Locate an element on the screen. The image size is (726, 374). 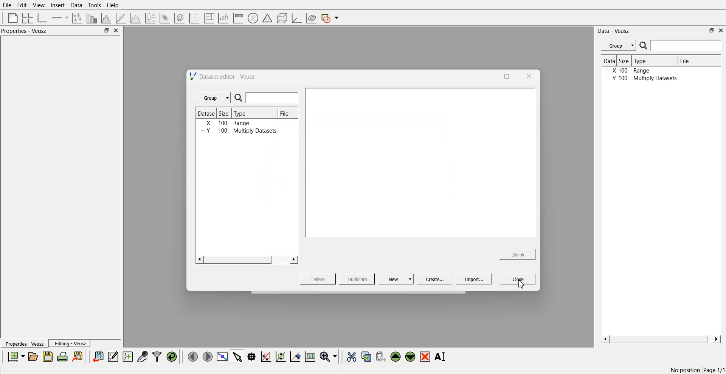
view plot full screen is located at coordinates (222, 357).